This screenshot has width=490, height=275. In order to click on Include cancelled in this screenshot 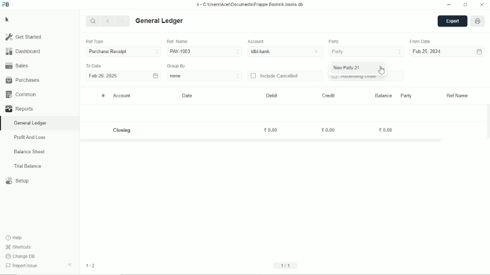, I will do `click(274, 76)`.